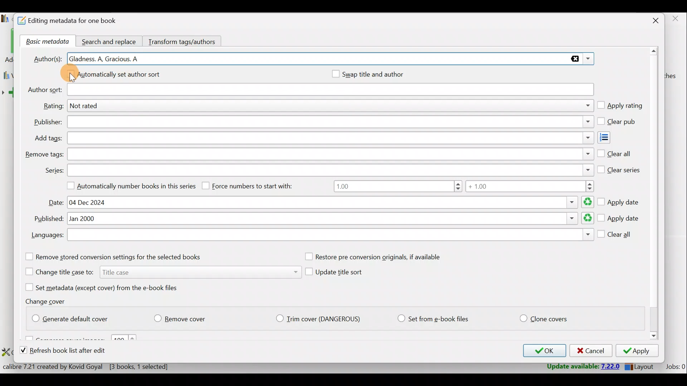 This screenshot has width=687, height=386. Describe the element at coordinates (652, 21) in the screenshot. I see `Close` at that location.